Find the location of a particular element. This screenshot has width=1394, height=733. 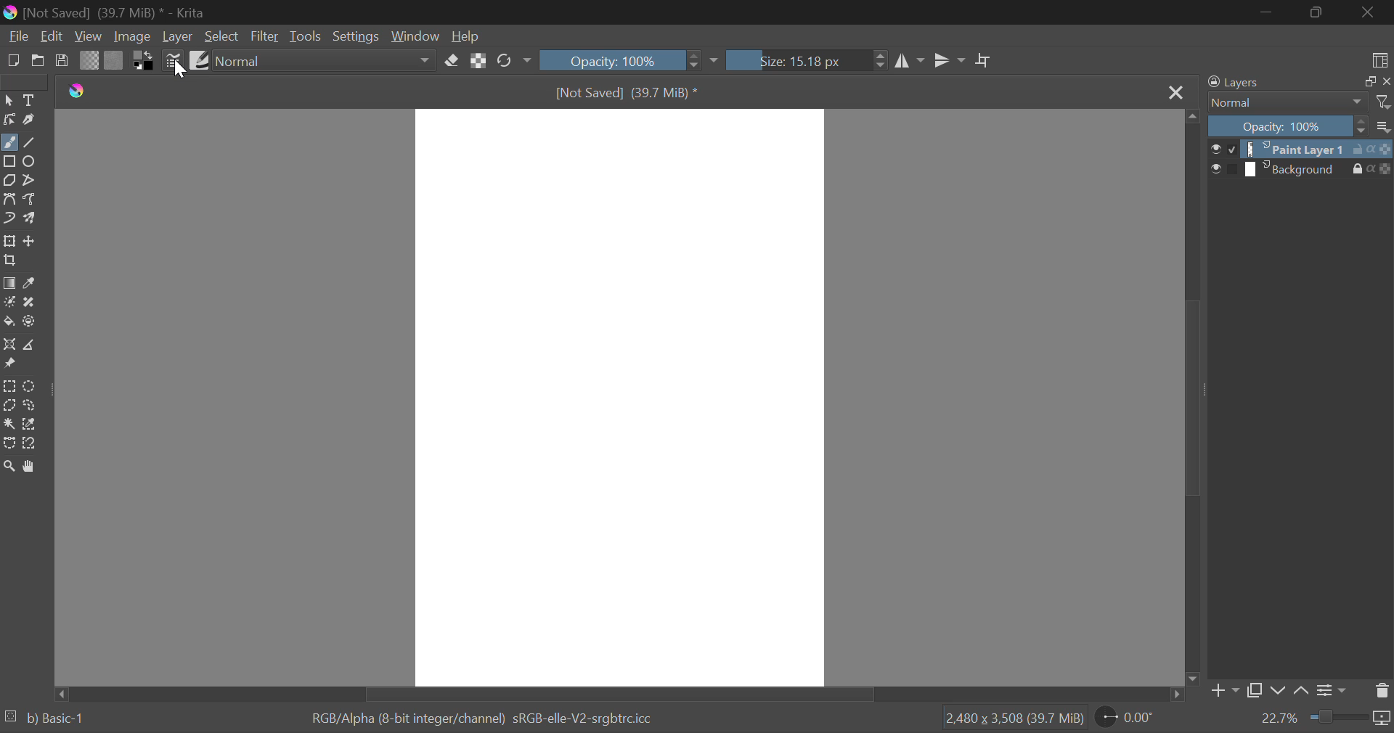

Move Layer Down is located at coordinates (1278, 692).